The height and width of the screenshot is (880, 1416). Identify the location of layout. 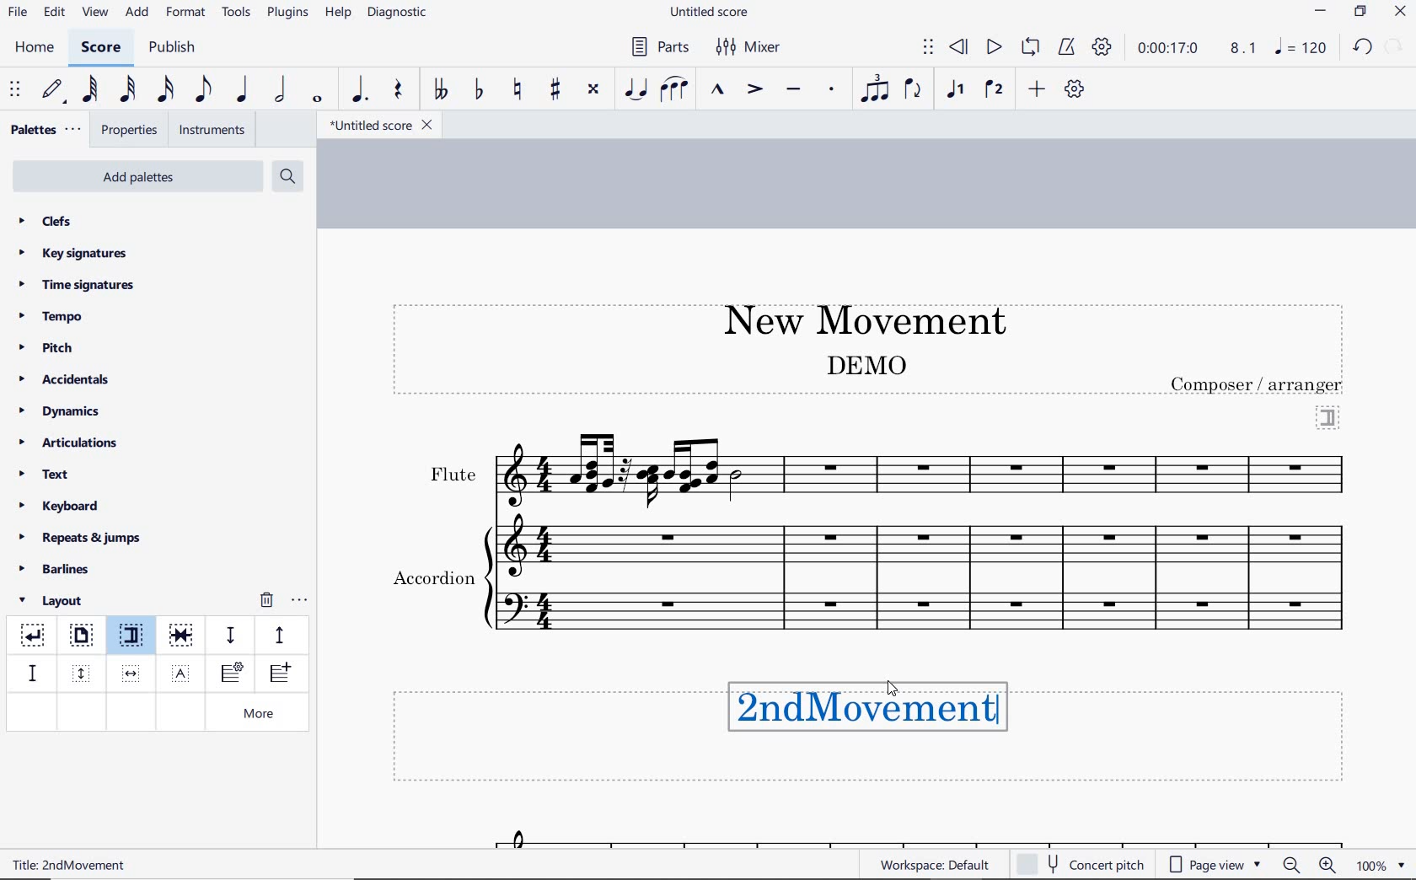
(54, 601).